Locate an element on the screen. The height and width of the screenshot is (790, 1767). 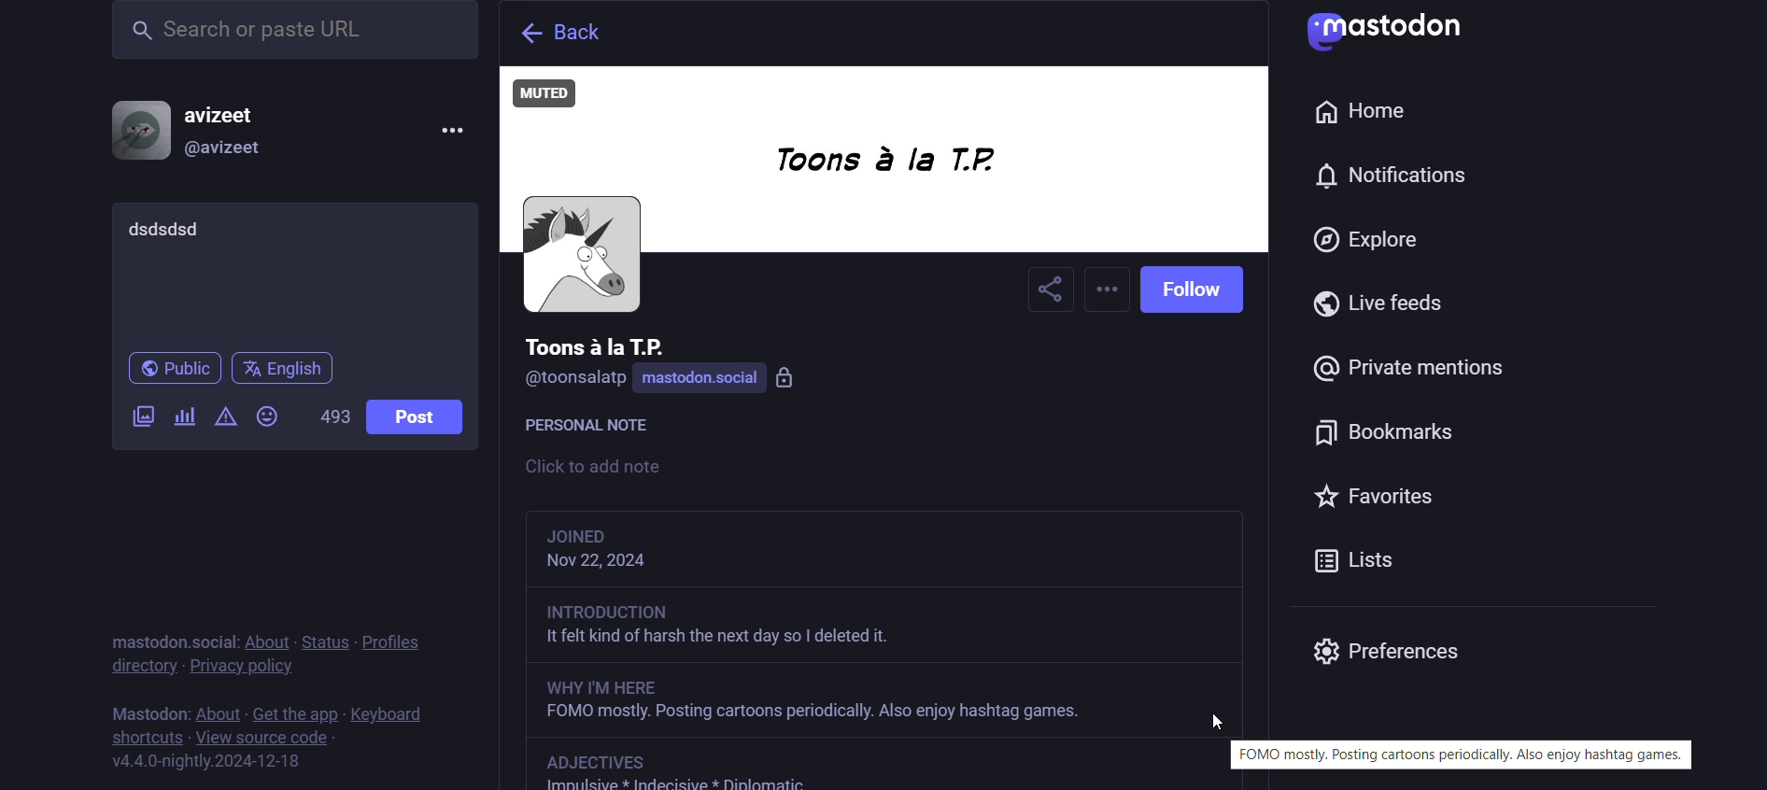
status is located at coordinates (325, 632).